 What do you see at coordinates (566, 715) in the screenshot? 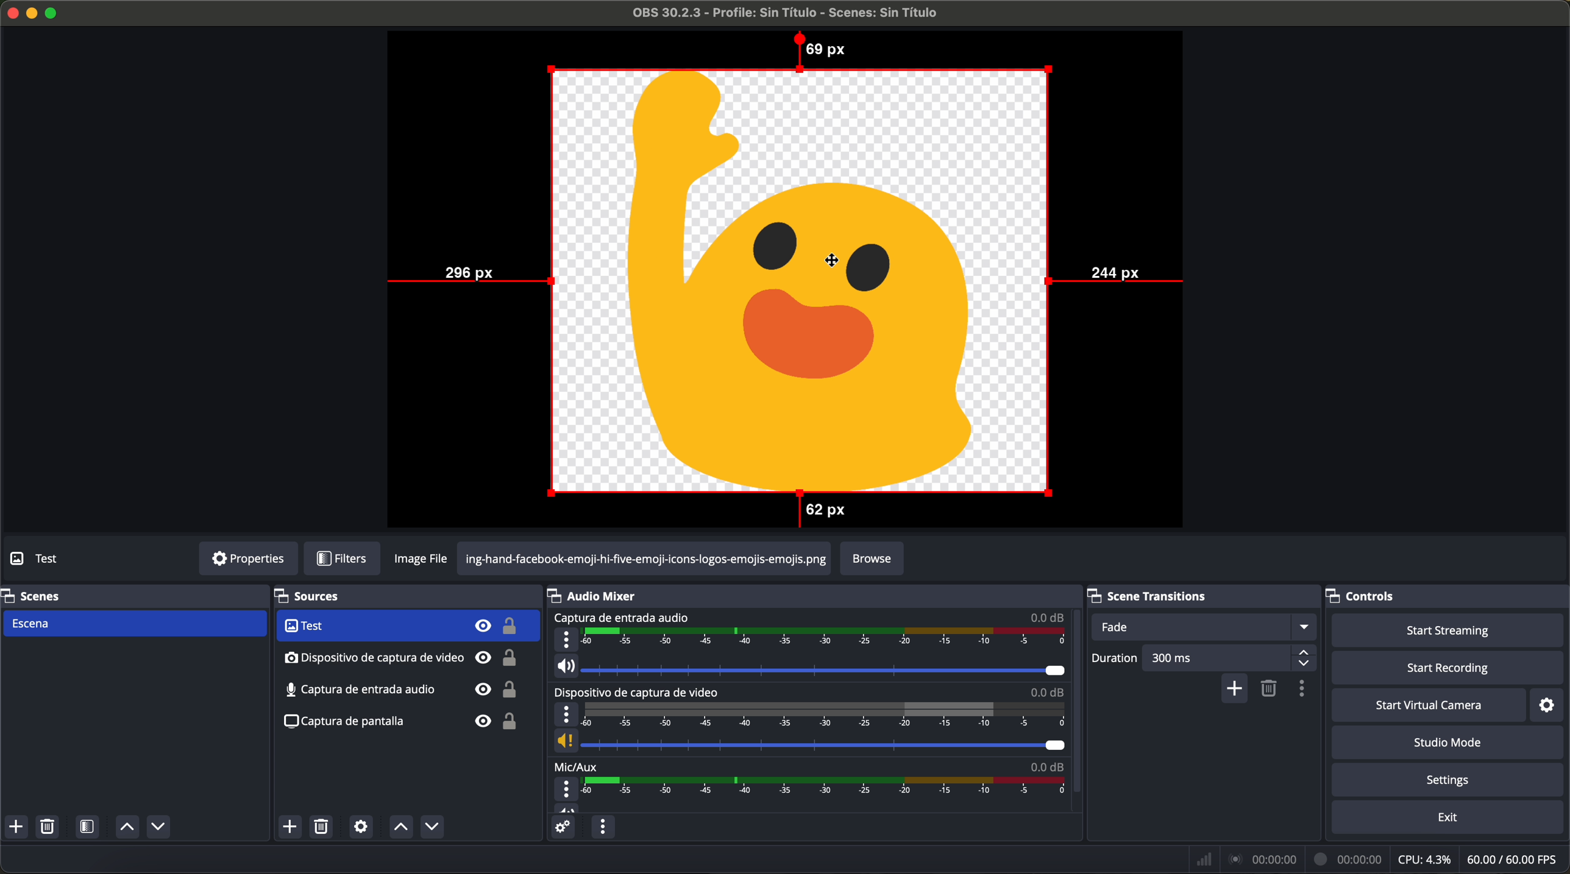
I see `more options` at bounding box center [566, 715].